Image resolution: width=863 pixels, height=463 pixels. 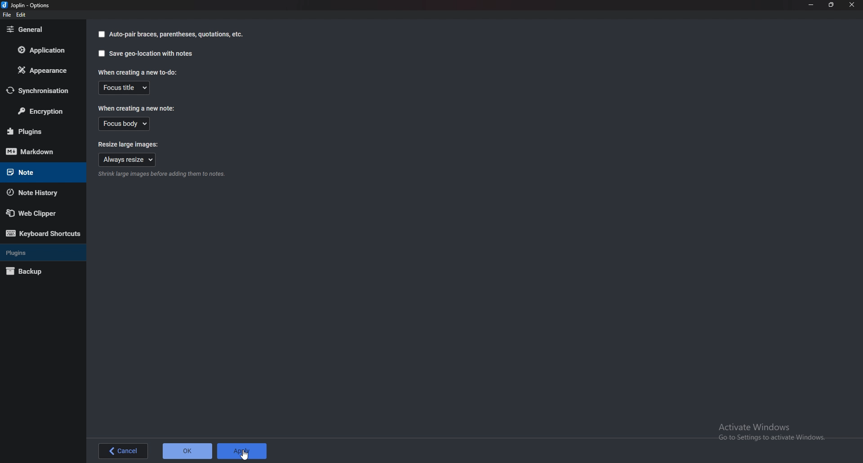 I want to click on back, so click(x=125, y=451).